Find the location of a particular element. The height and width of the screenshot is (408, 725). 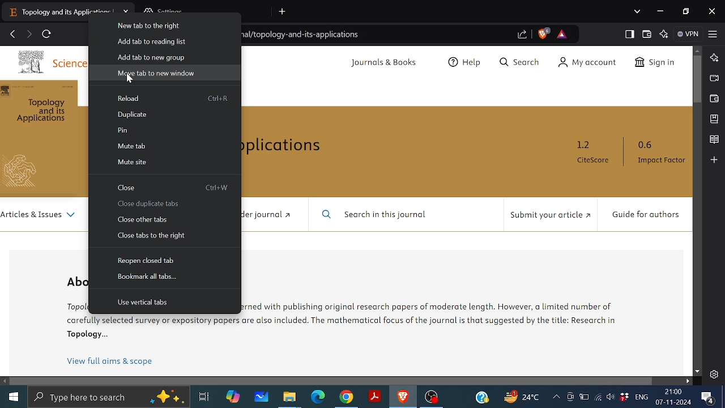

Go back is located at coordinates (13, 33).